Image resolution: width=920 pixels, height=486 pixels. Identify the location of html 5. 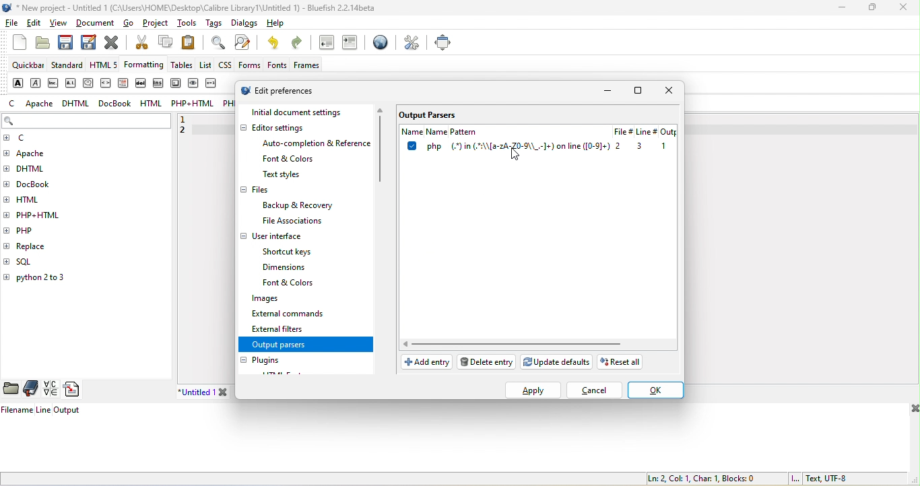
(106, 66).